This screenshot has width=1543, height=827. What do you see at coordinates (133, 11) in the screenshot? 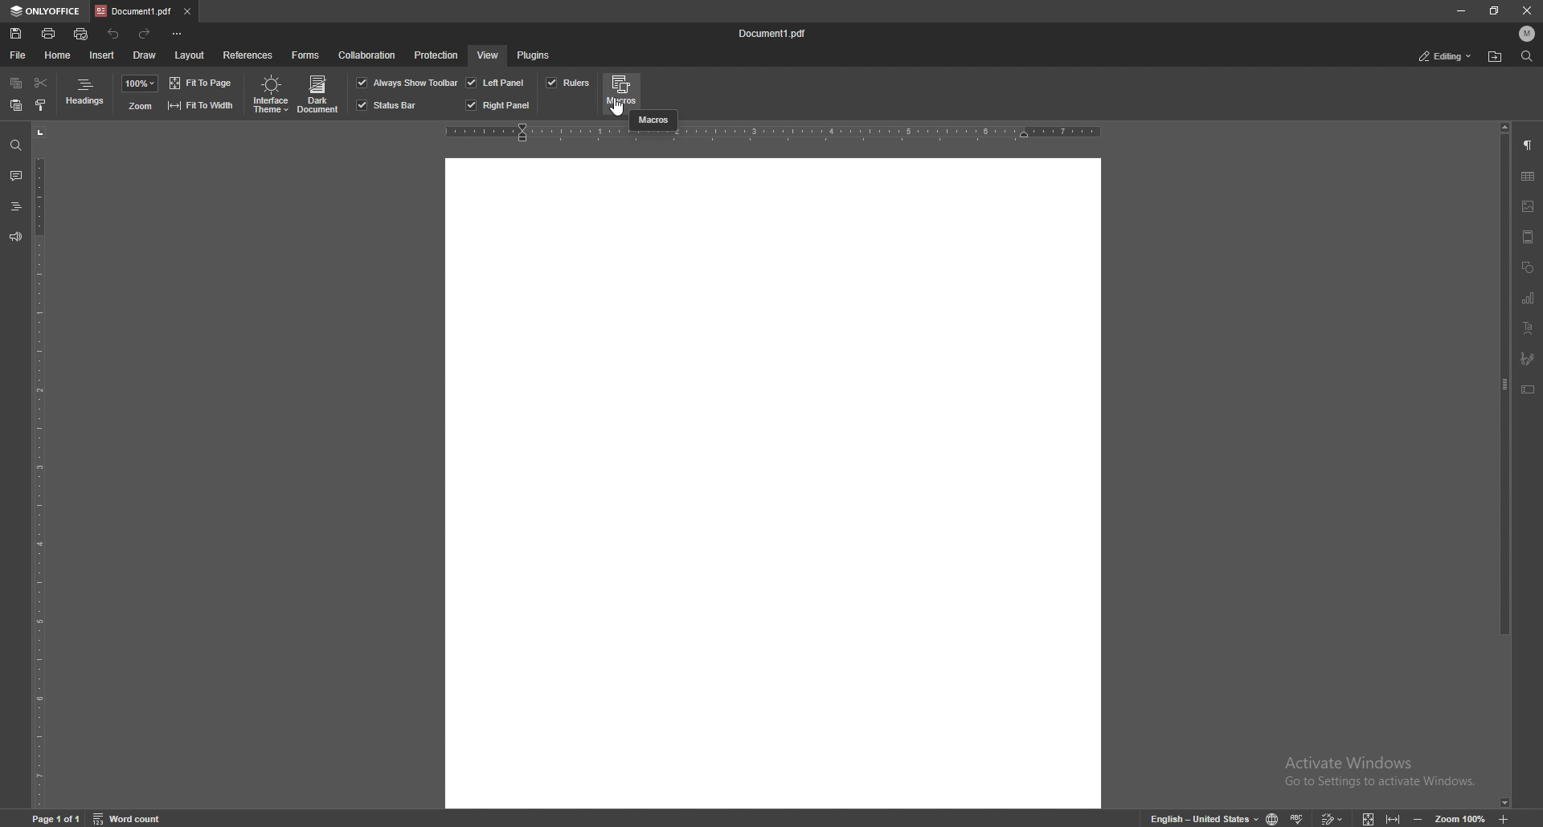
I see `tab` at bounding box center [133, 11].